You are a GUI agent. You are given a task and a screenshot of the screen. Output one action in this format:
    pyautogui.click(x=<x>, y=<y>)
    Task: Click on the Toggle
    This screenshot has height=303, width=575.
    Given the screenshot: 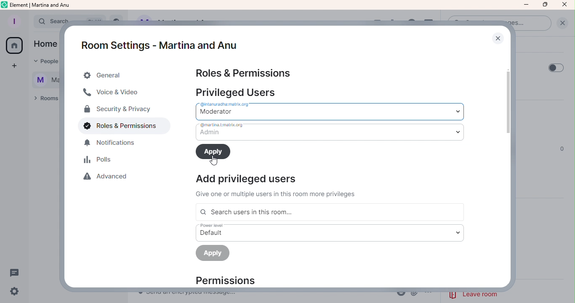 What is the action you would take?
    pyautogui.click(x=556, y=67)
    